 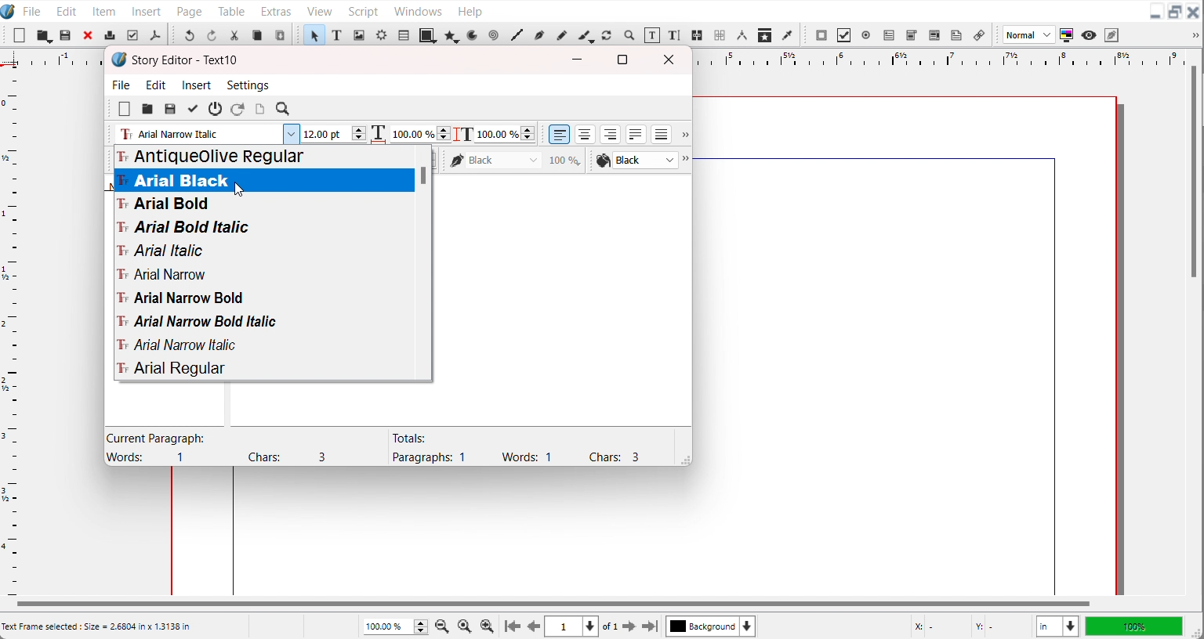 I want to click on Adjust Zoom, so click(x=397, y=626).